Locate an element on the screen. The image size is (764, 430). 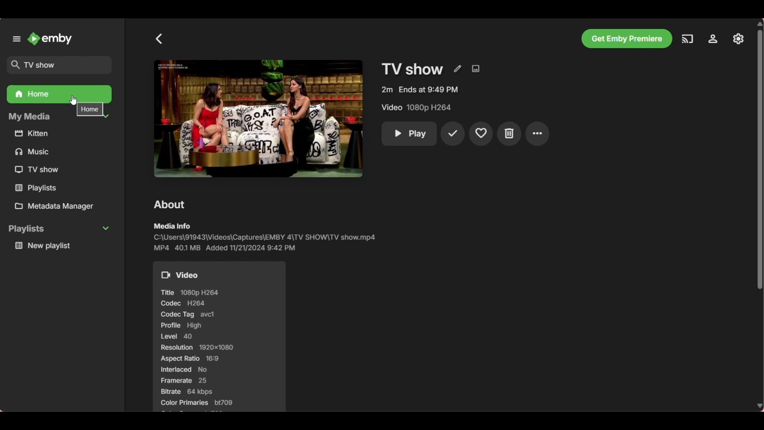
Edit images is located at coordinates (476, 69).